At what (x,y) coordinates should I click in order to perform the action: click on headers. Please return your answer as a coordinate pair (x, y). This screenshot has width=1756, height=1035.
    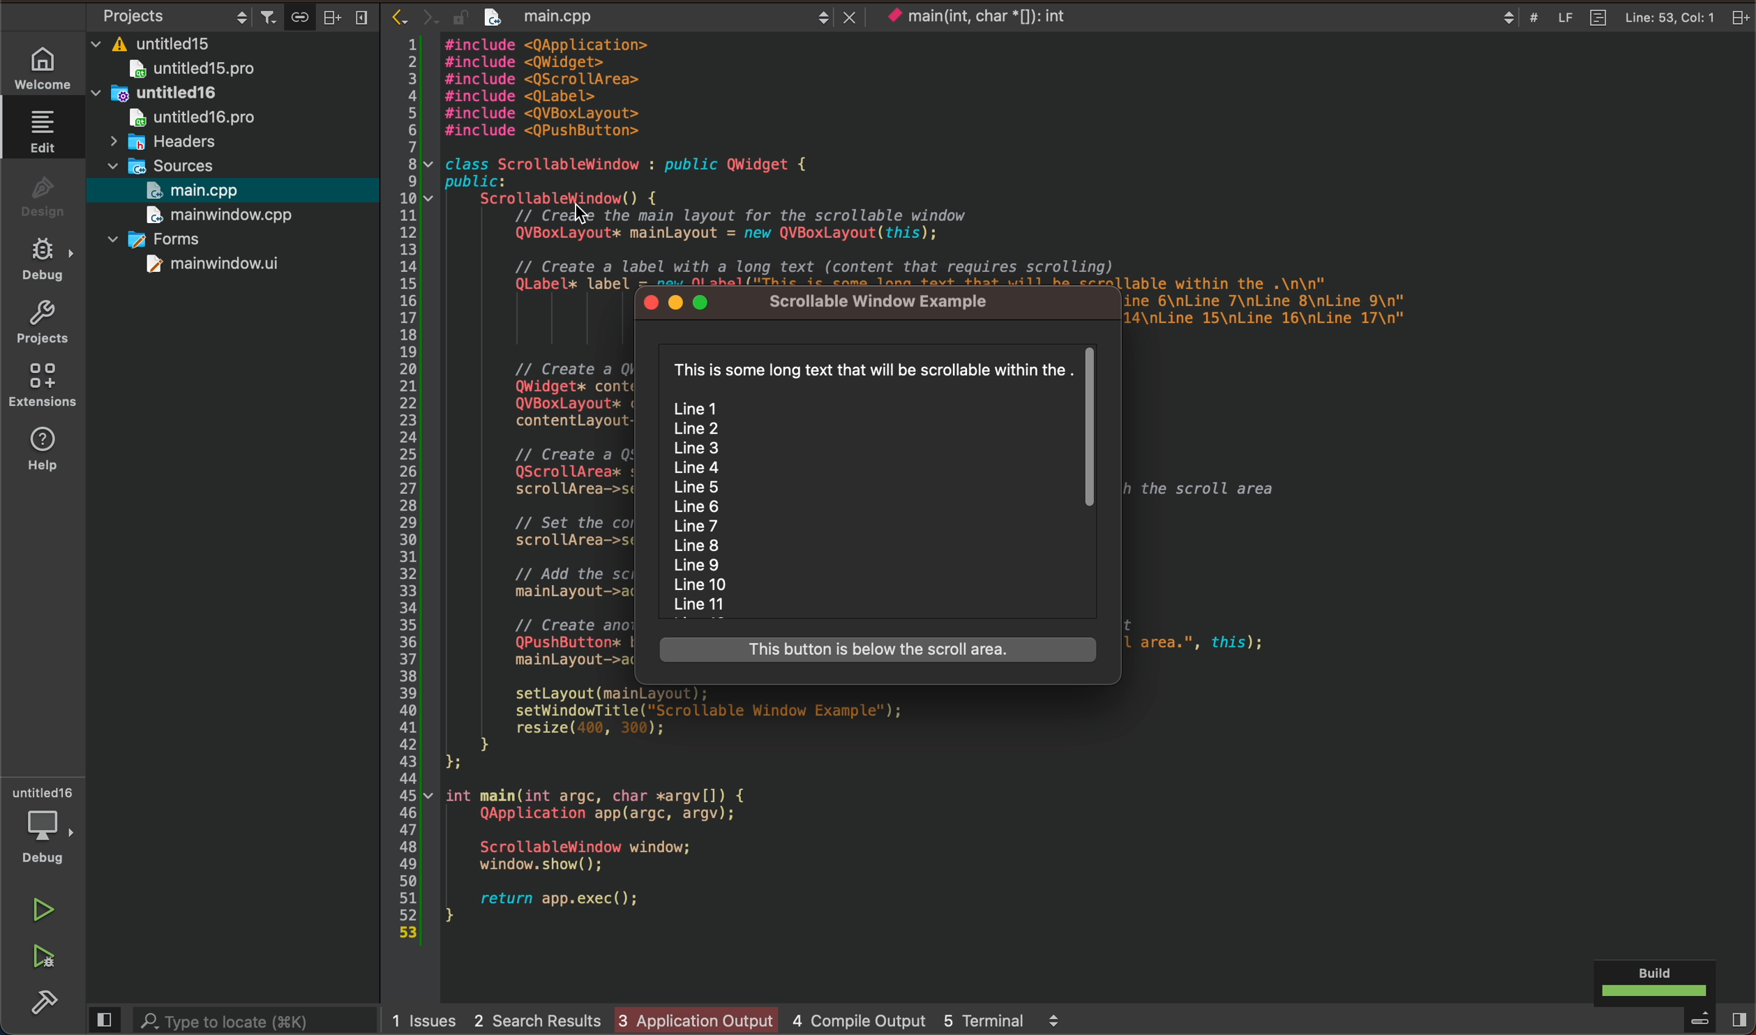
    Looking at the image, I should click on (162, 142).